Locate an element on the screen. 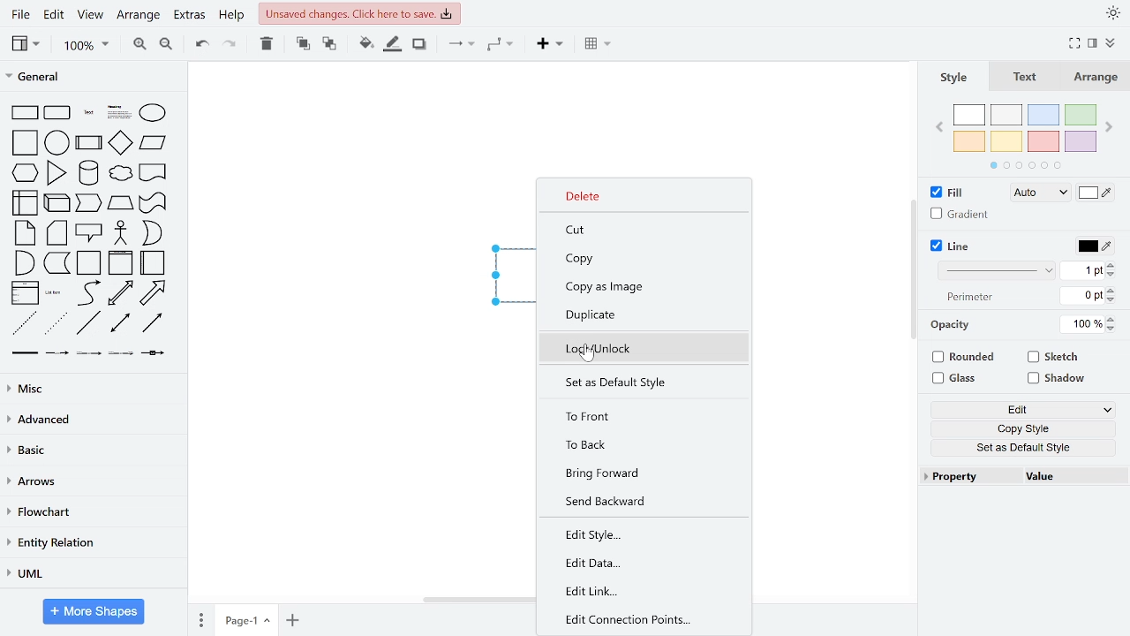 Image resolution: width=1130 pixels, height=636 pixels. Bring forward is located at coordinates (637, 473).